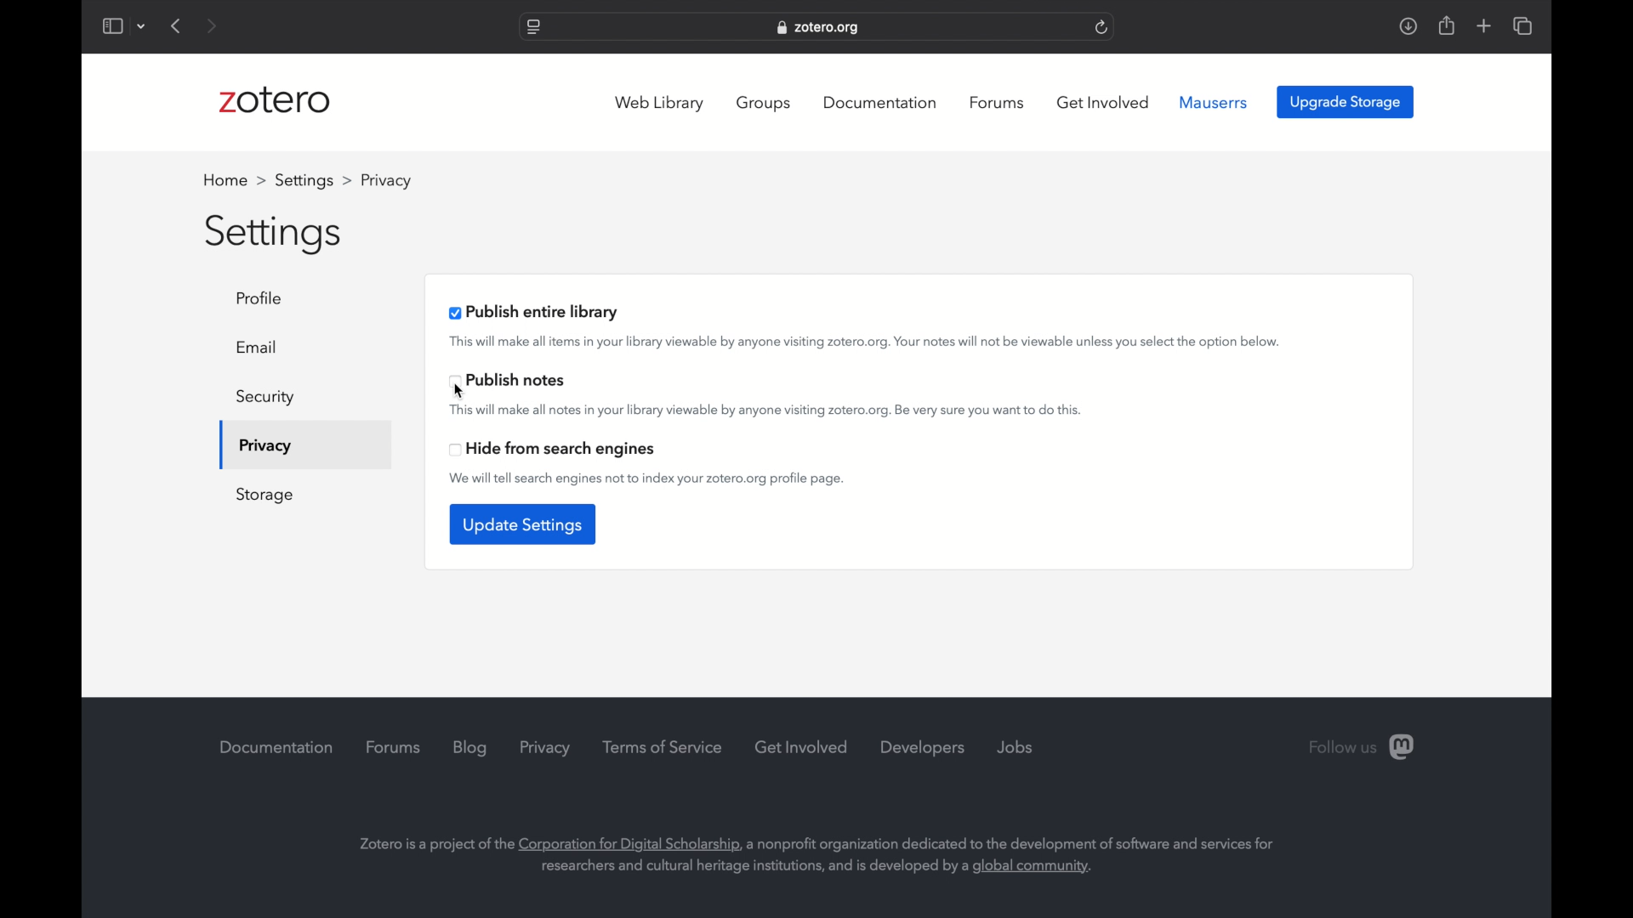  I want to click on settings, so click(313, 180).